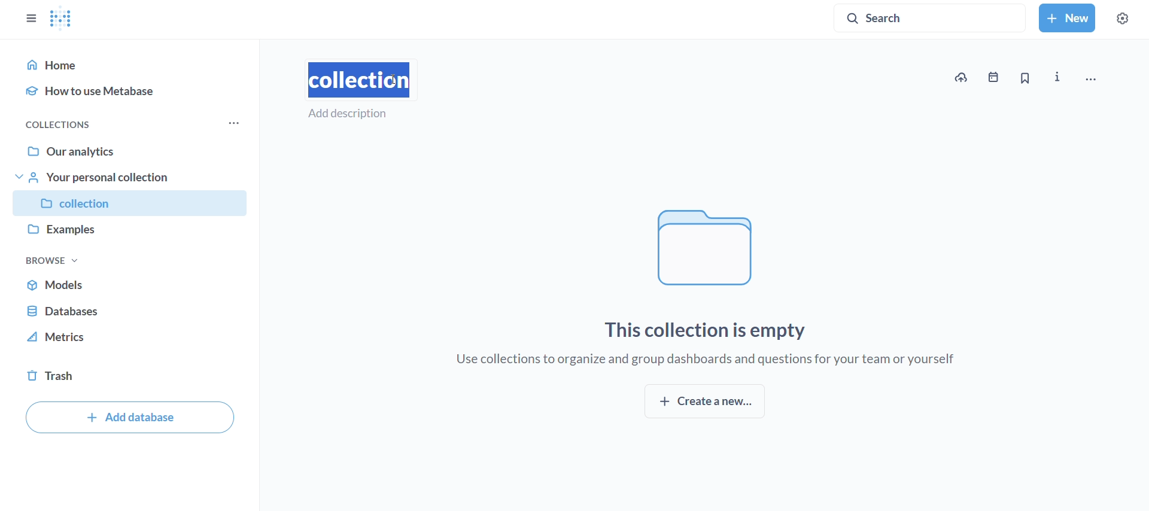  What do you see at coordinates (52, 260) in the screenshot?
I see `browse` at bounding box center [52, 260].